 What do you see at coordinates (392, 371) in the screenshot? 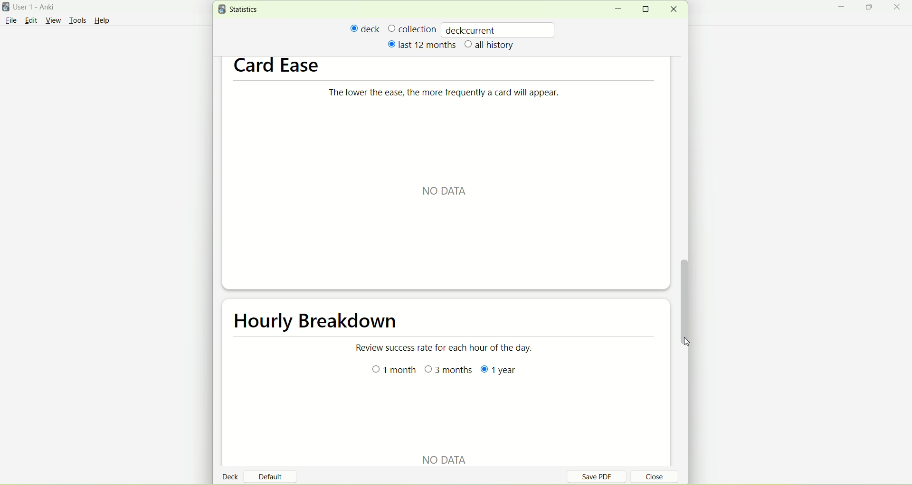
I see ` month` at bounding box center [392, 371].